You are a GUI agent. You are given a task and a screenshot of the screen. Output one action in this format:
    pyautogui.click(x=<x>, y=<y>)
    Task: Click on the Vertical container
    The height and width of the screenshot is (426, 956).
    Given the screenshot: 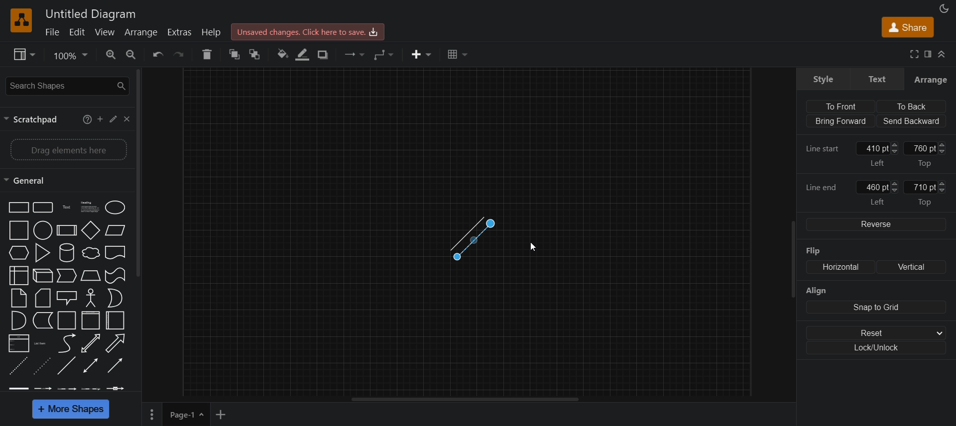 What is the action you would take?
    pyautogui.click(x=90, y=320)
    